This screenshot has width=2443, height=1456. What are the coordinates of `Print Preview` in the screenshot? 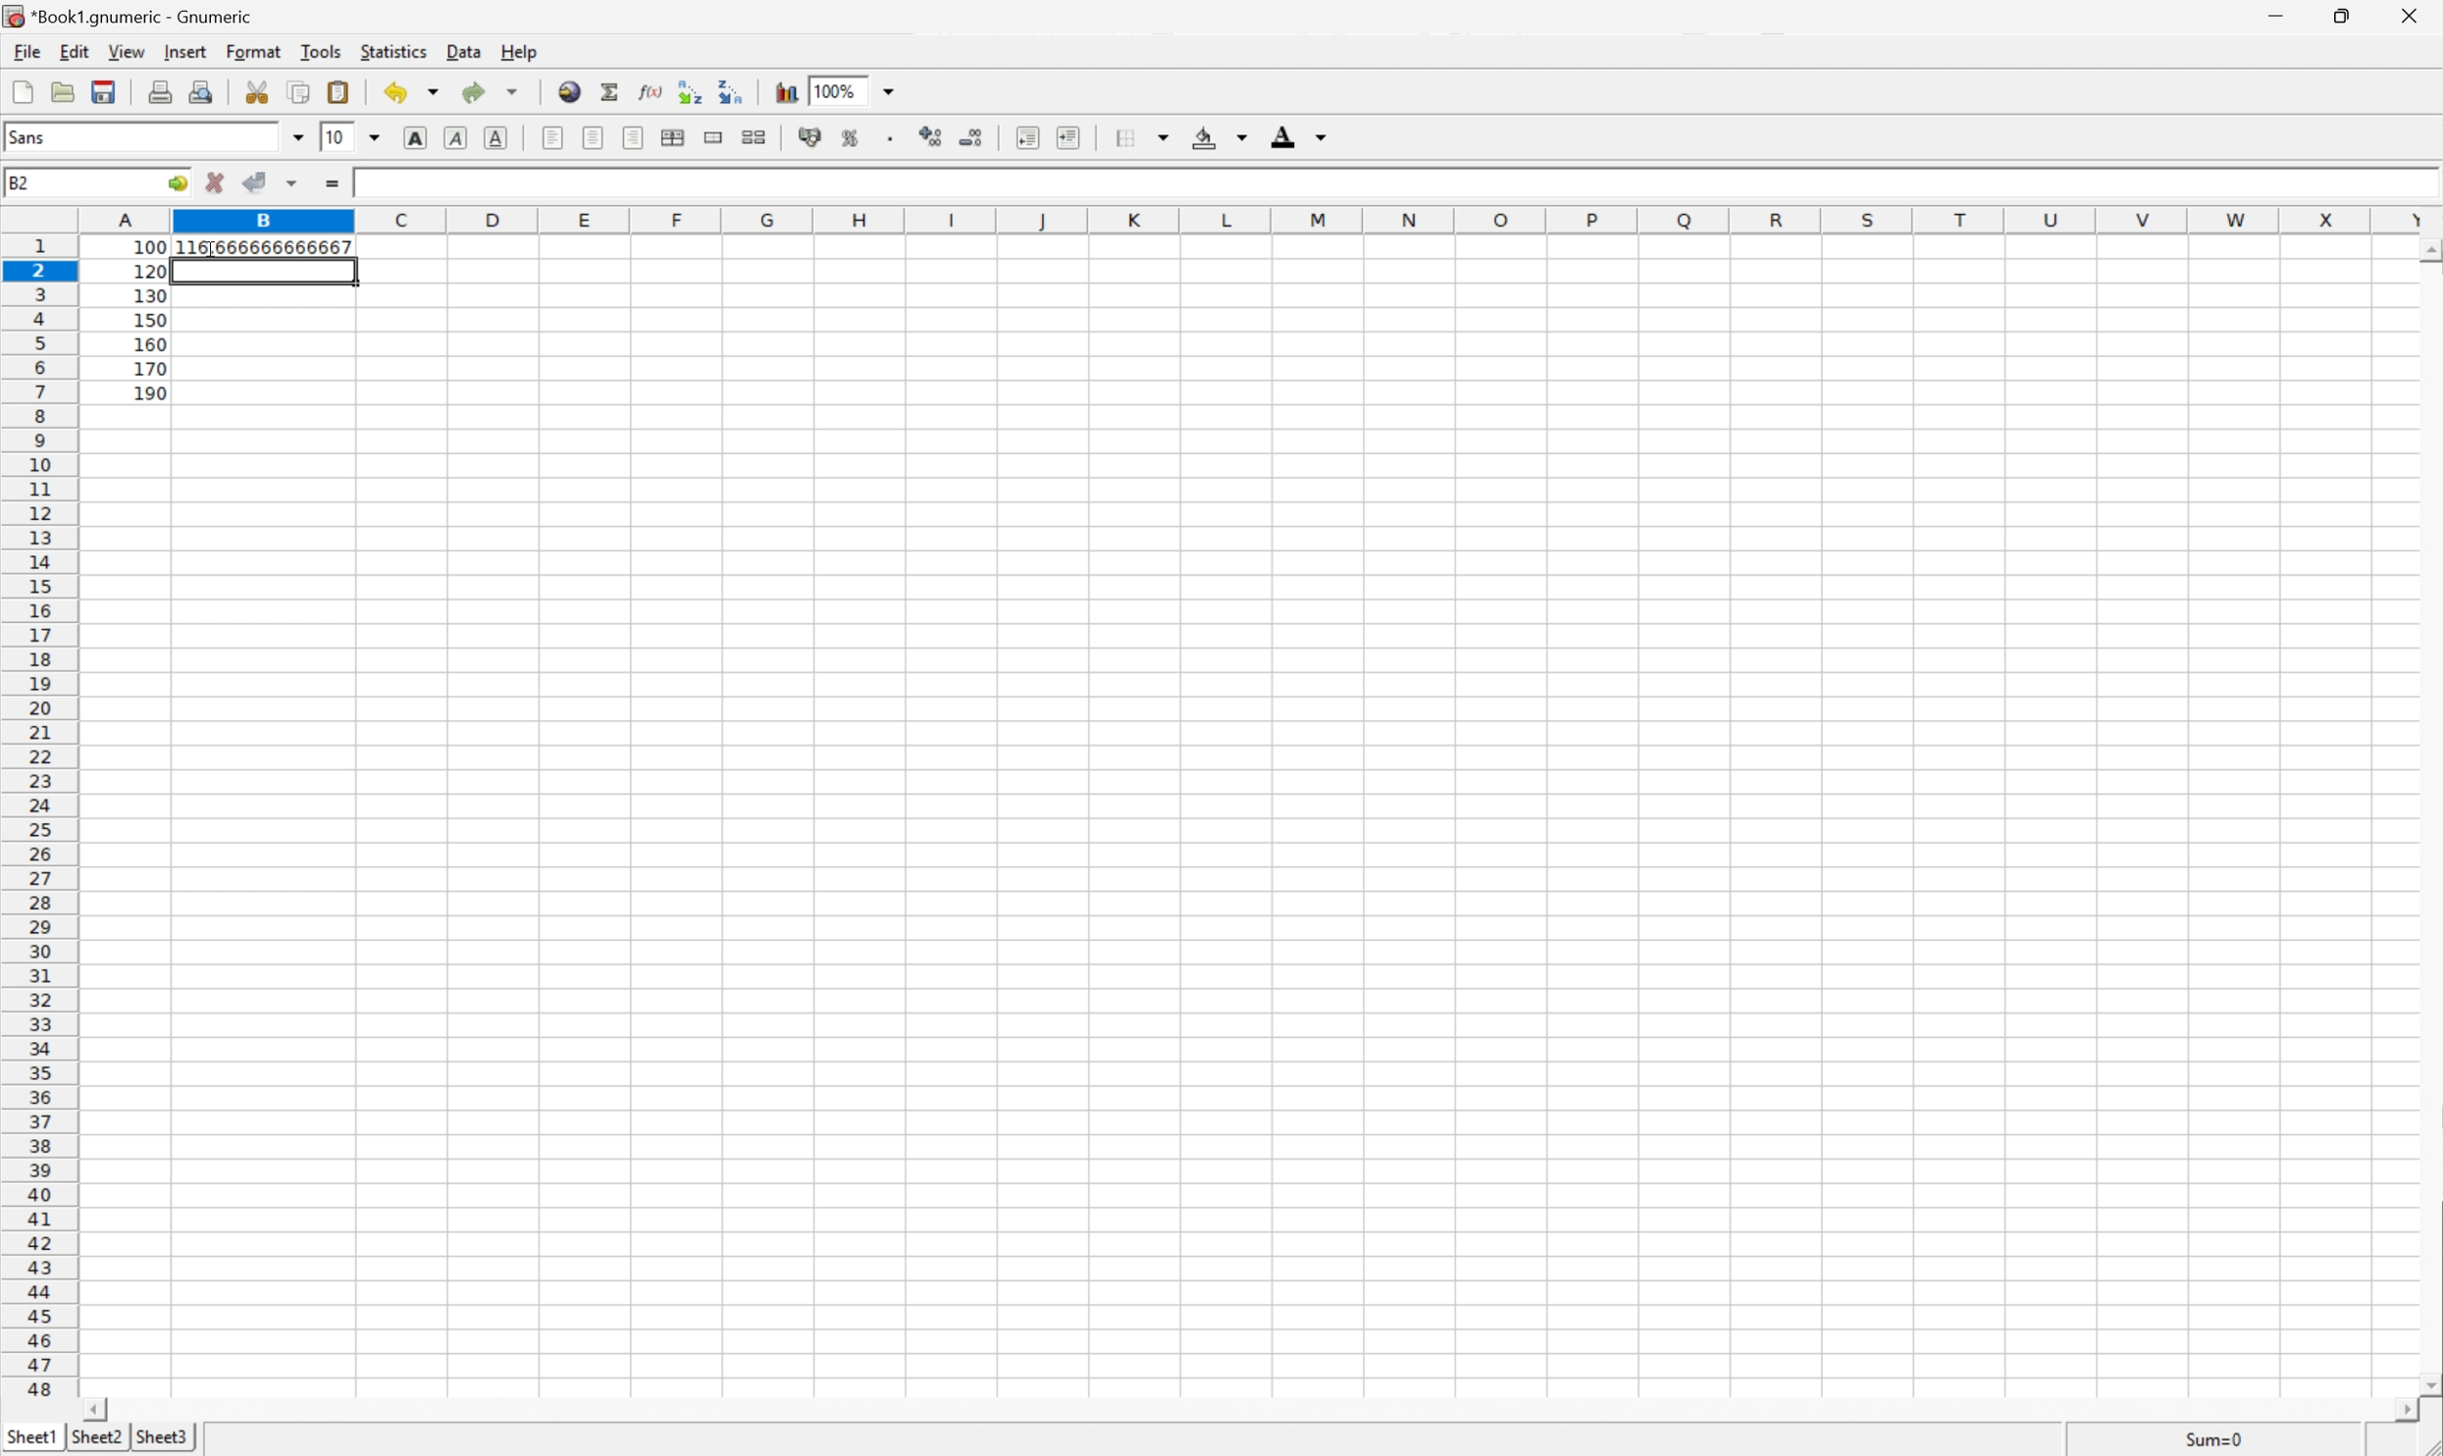 It's located at (205, 90).